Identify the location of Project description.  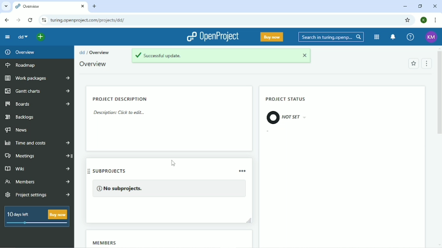
(120, 99).